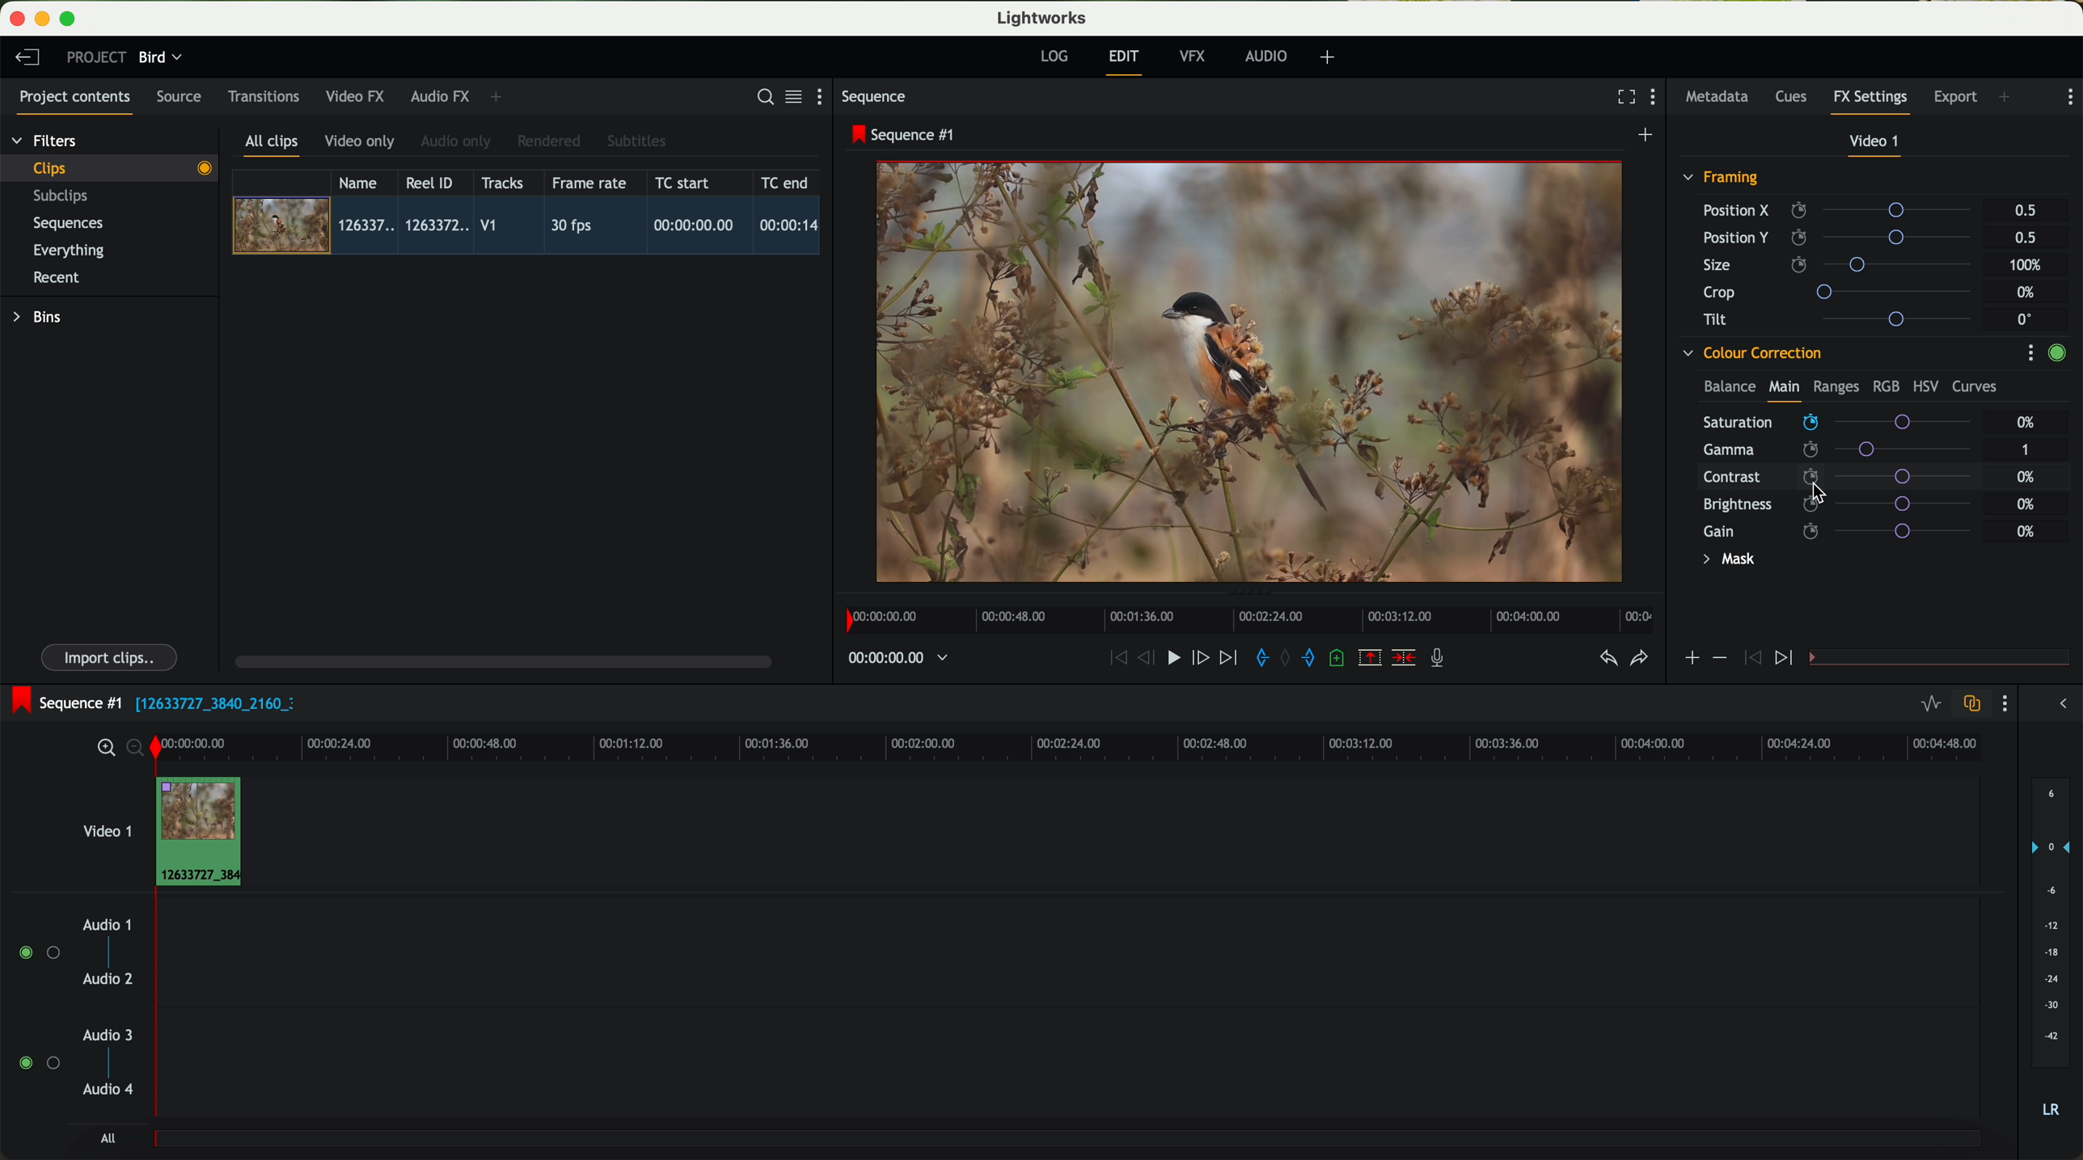  What do you see at coordinates (1750, 659) in the screenshot?
I see `icon` at bounding box center [1750, 659].